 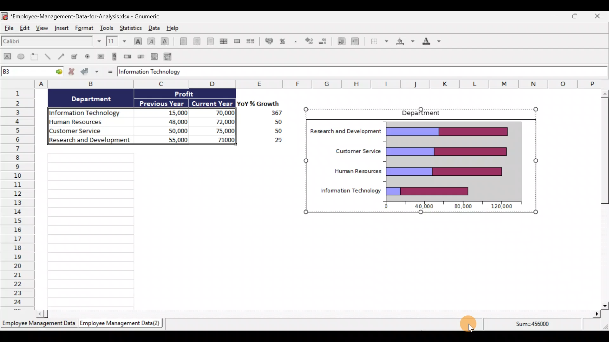 I want to click on Decrease decimals, so click(x=325, y=40).